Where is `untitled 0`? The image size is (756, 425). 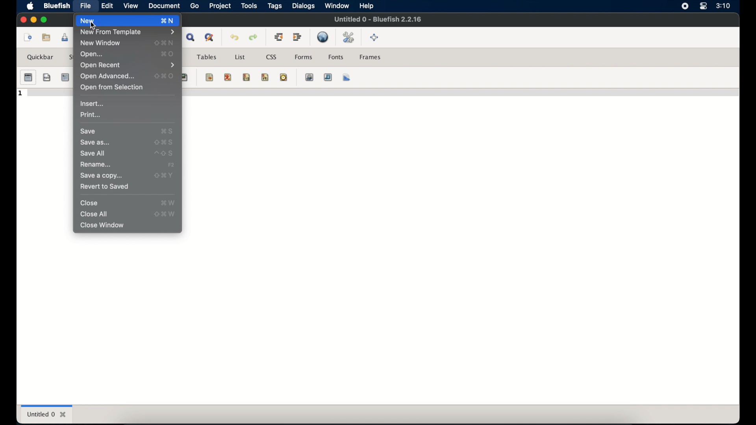
untitled 0 is located at coordinates (47, 414).